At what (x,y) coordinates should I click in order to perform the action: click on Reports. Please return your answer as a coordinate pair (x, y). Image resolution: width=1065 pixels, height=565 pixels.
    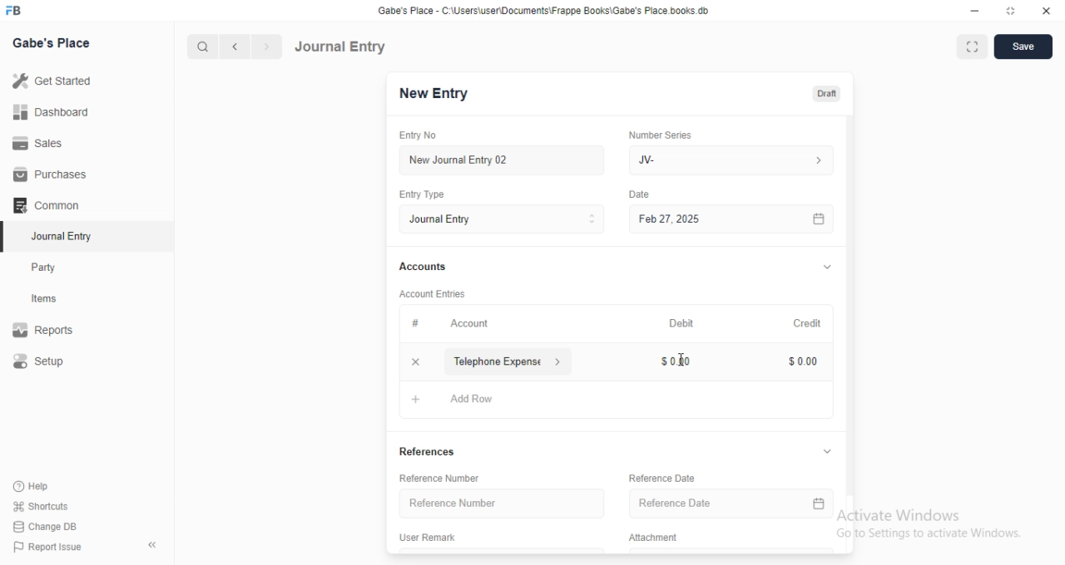
    Looking at the image, I should click on (44, 327).